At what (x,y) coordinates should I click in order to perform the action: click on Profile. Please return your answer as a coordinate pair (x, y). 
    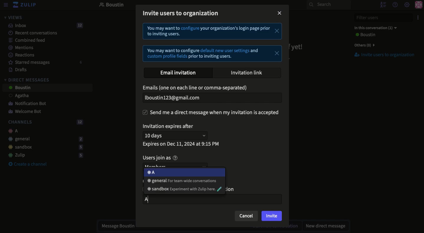
    Looking at the image, I should click on (418, 5).